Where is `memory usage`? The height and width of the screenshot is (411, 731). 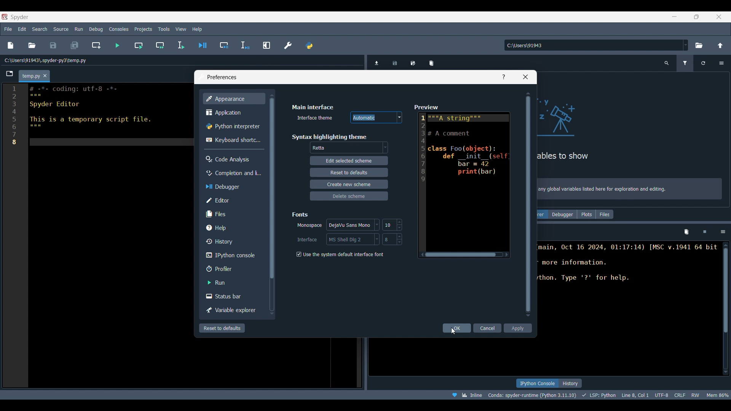 memory usage is located at coordinates (718, 394).